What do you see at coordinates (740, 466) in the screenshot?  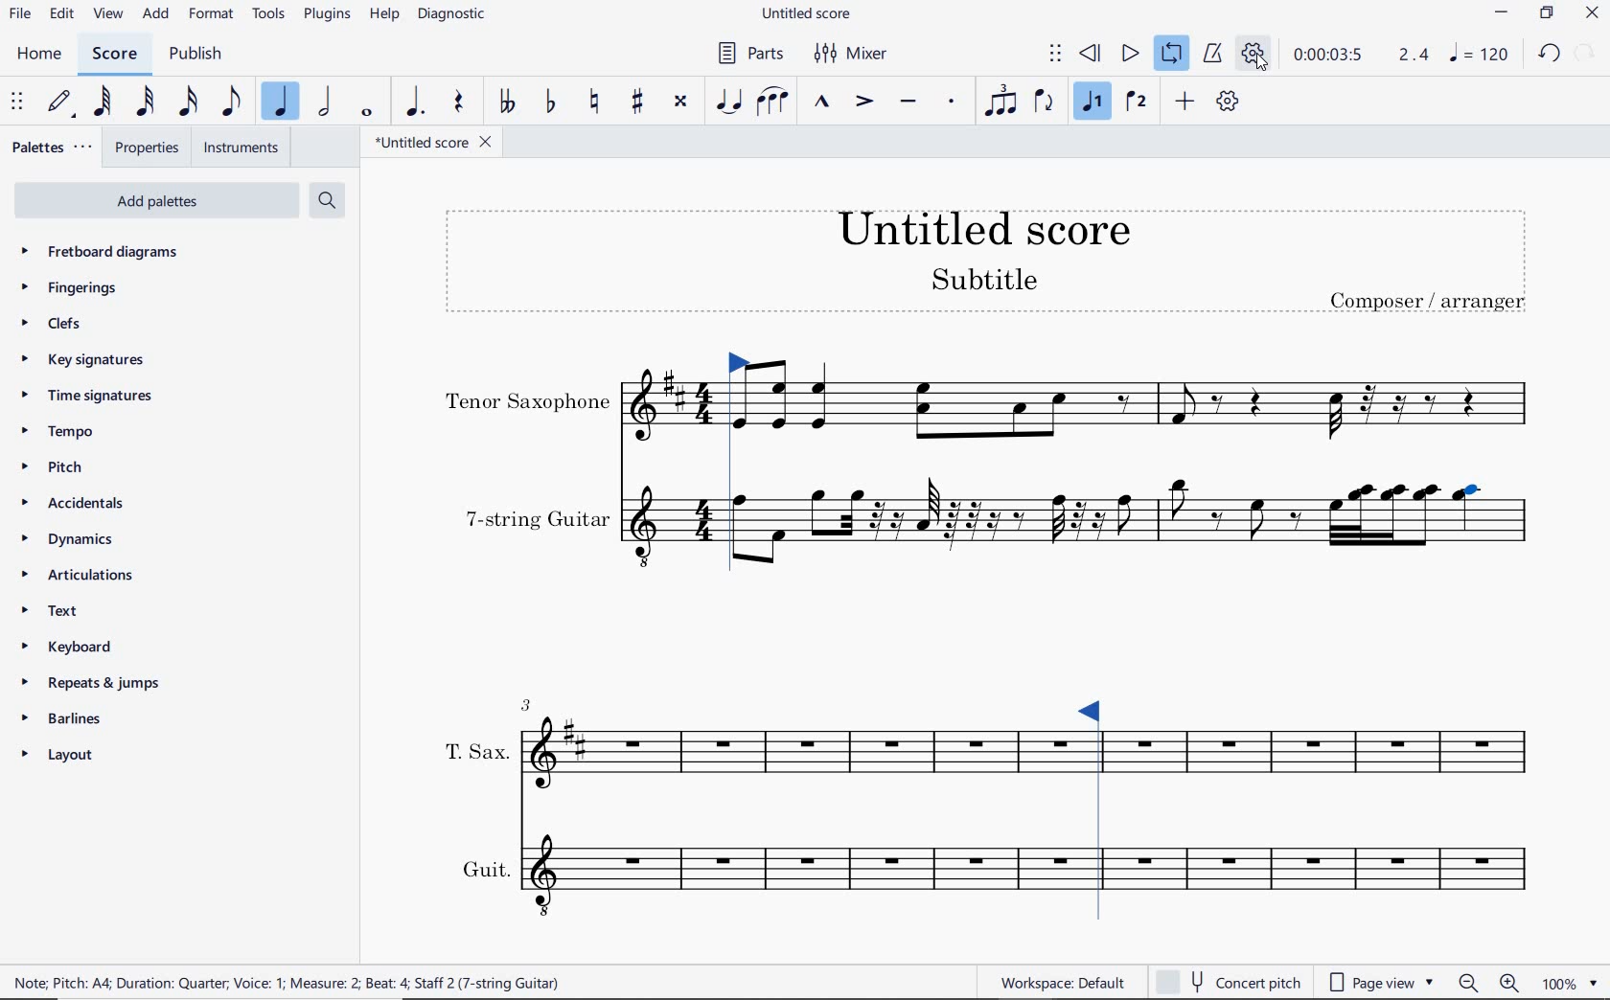 I see `Loop Market set left` at bounding box center [740, 466].